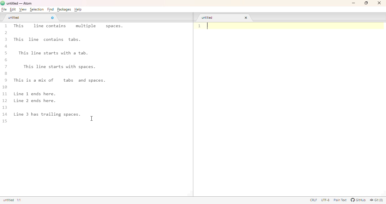 The image size is (386, 204). What do you see at coordinates (64, 10) in the screenshot?
I see `packages` at bounding box center [64, 10].